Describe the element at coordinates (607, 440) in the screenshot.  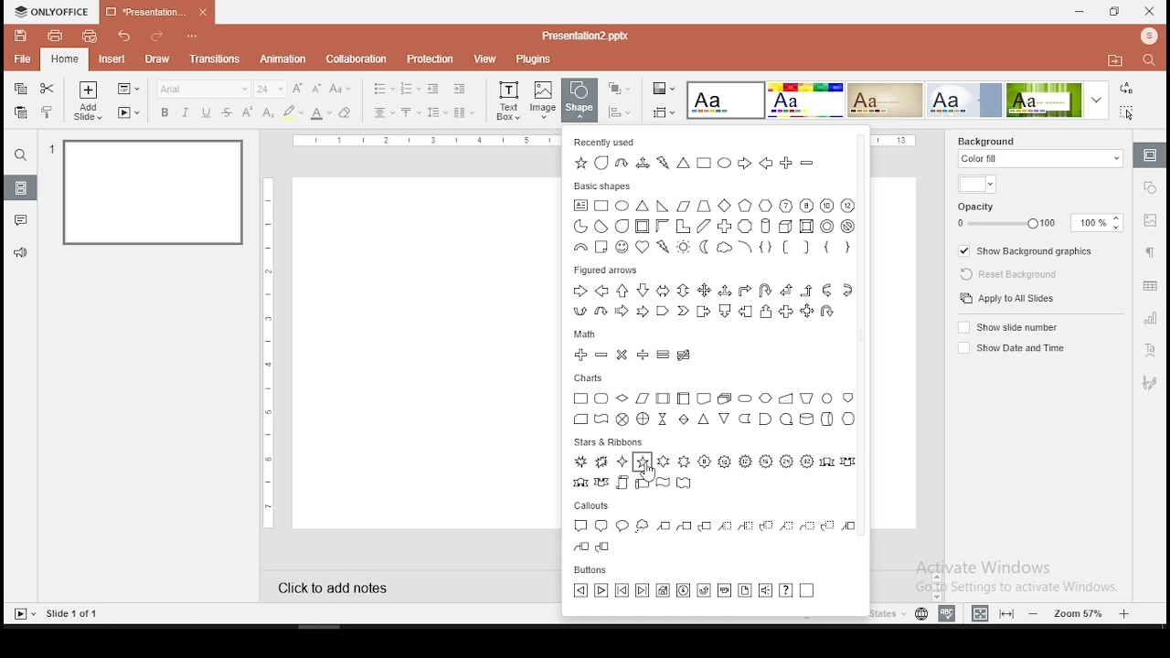
I see `stars and ribbons` at that location.